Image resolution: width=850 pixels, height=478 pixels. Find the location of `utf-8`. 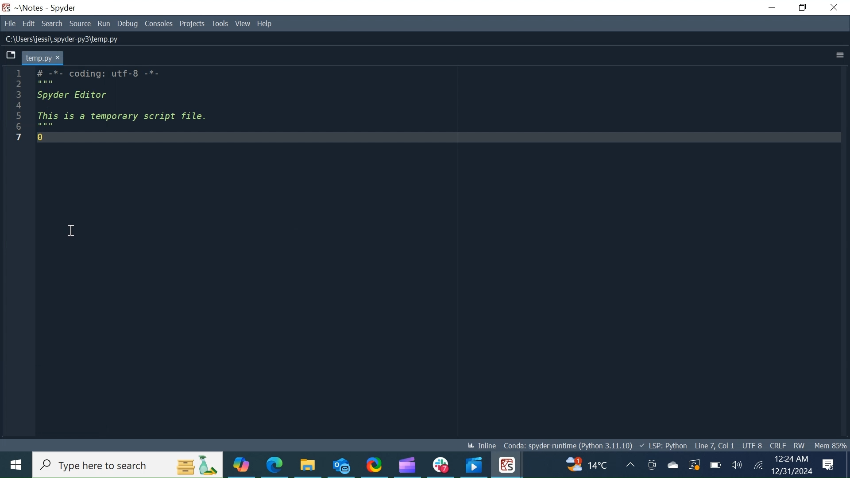

utf-8 is located at coordinates (753, 445).